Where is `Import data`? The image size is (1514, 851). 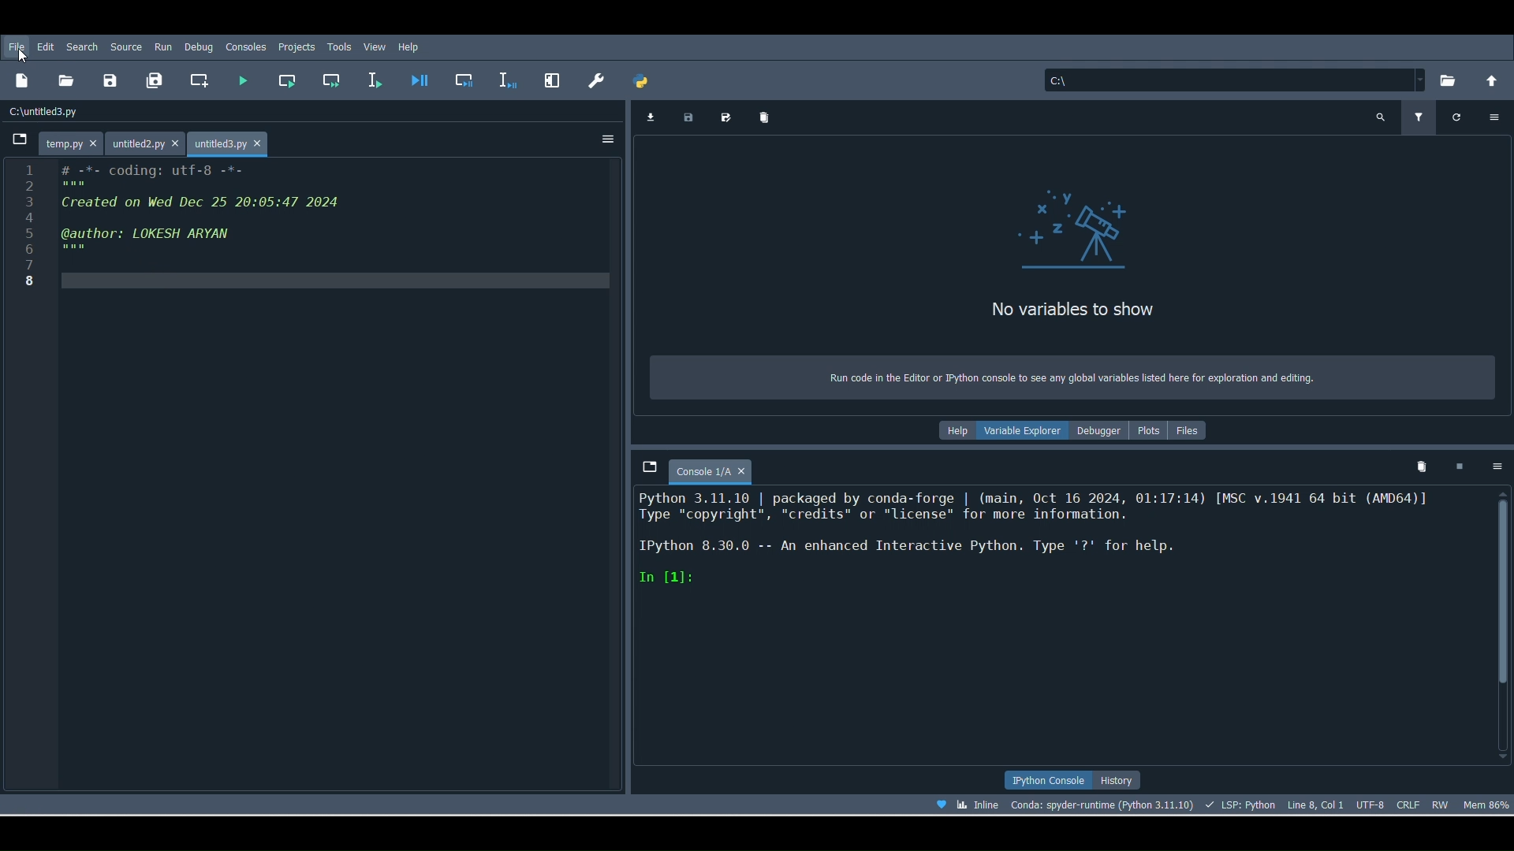 Import data is located at coordinates (650, 117).